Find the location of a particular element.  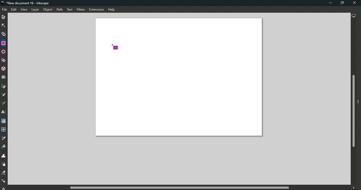

Star/polygon tool is located at coordinates (4, 61).